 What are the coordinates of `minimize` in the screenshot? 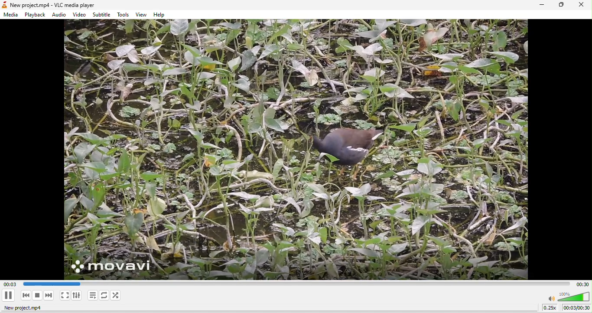 It's located at (538, 5).